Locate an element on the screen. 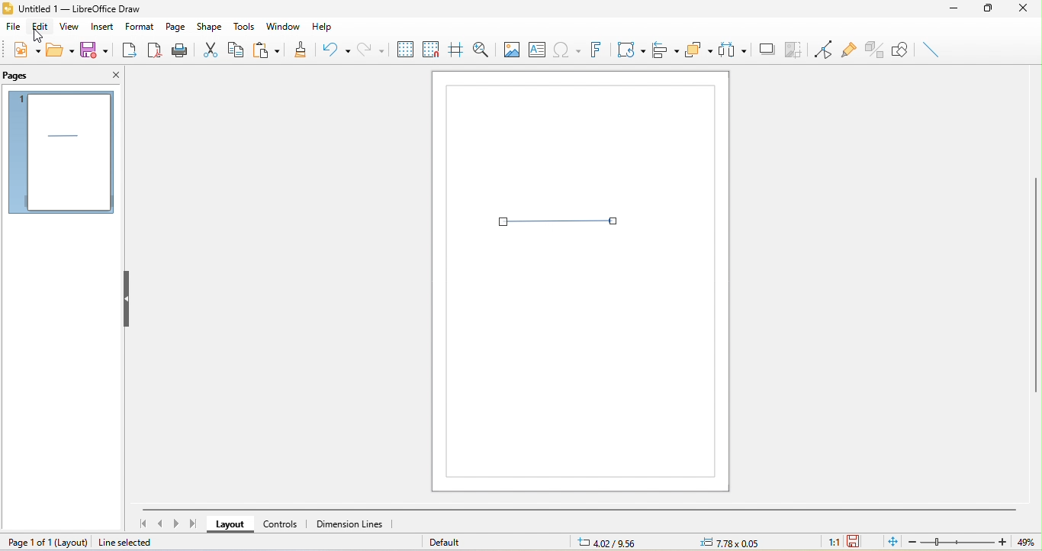 Image resolution: width=1042 pixels, height=551 pixels. zoom is located at coordinates (968, 542).